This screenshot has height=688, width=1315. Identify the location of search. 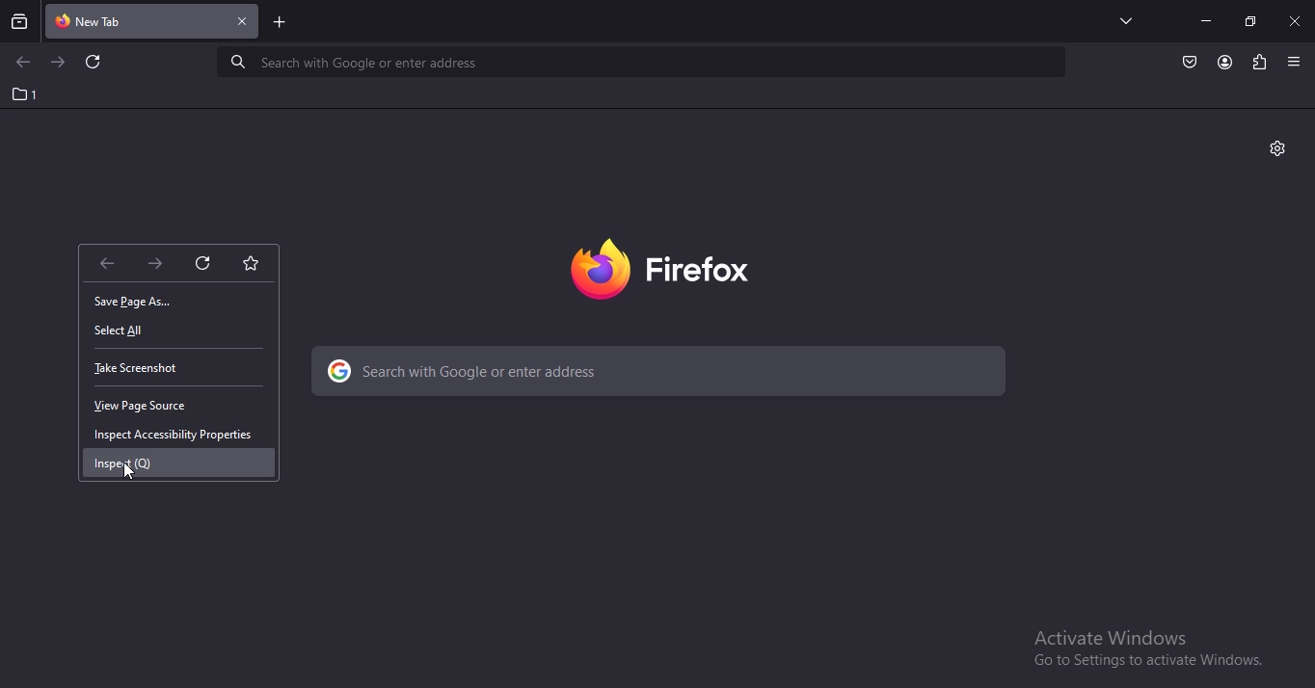
(663, 372).